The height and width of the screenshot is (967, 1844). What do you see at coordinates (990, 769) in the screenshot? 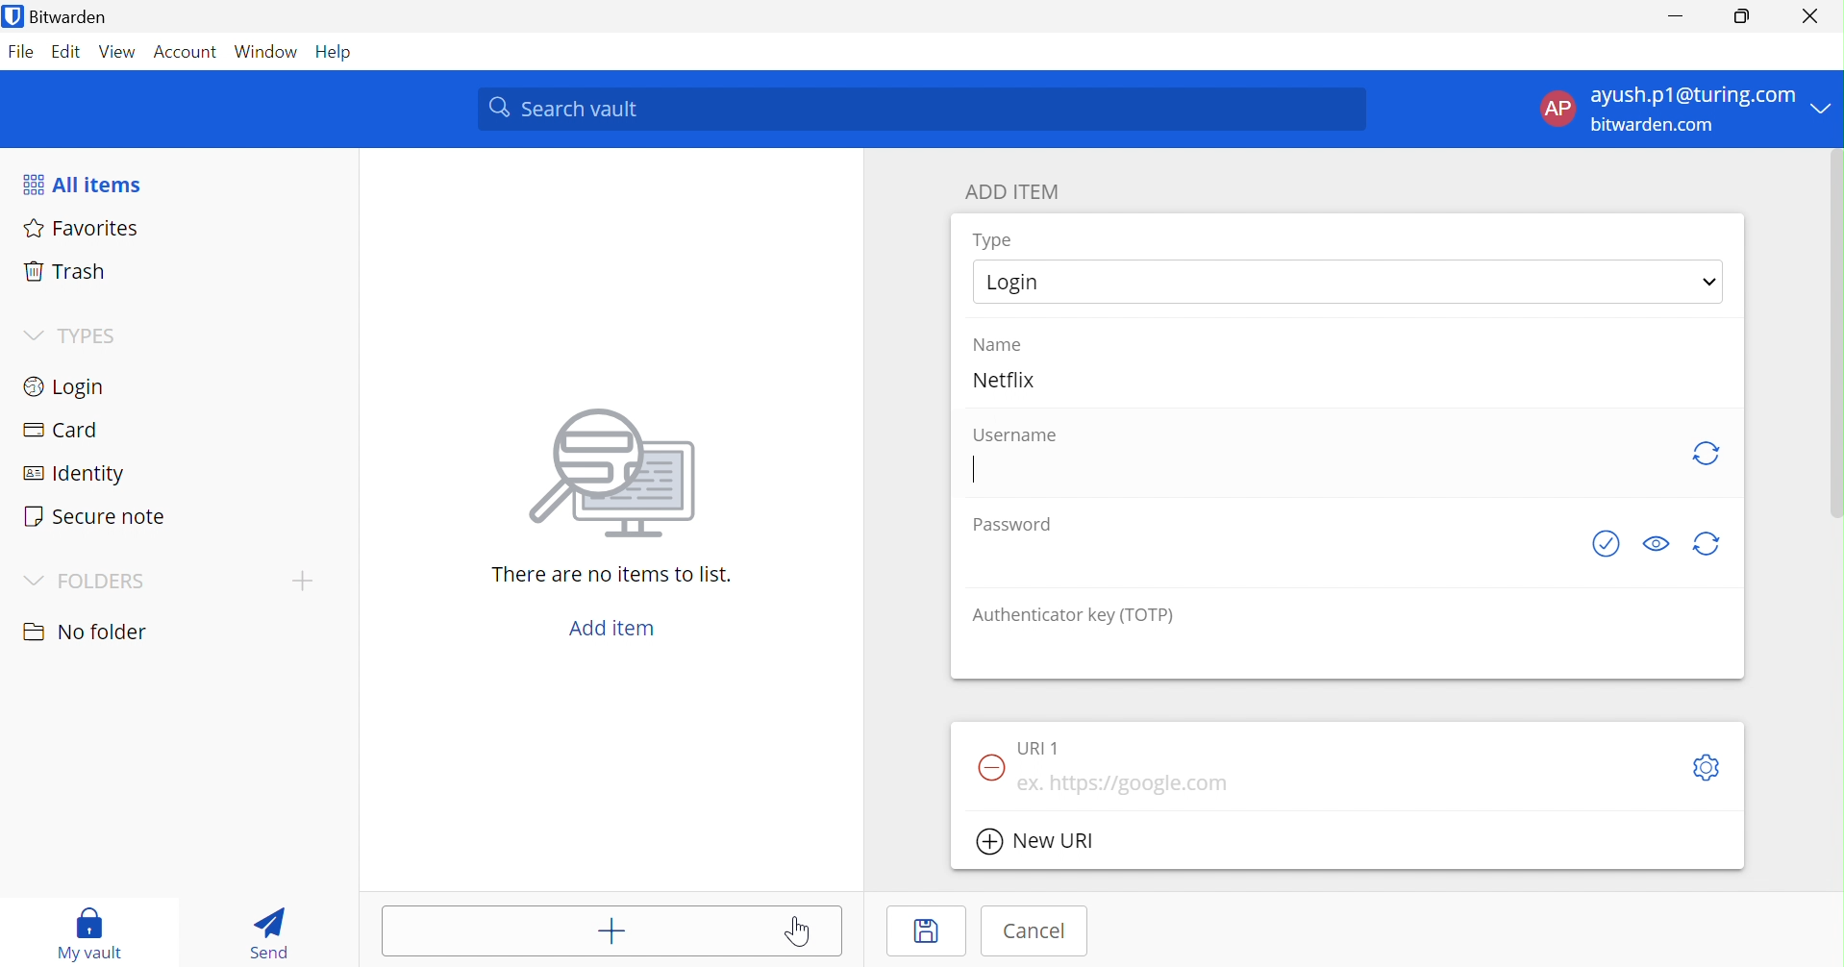
I see `Remove` at bounding box center [990, 769].